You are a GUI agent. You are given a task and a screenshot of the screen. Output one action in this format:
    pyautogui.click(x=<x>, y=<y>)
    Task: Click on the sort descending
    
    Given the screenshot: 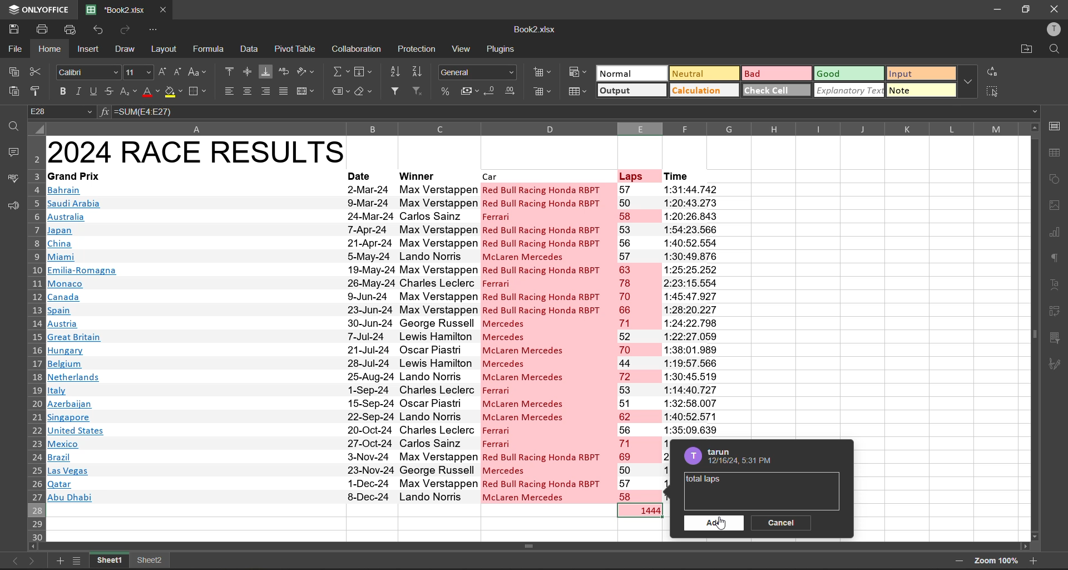 What is the action you would take?
    pyautogui.click(x=421, y=71)
    